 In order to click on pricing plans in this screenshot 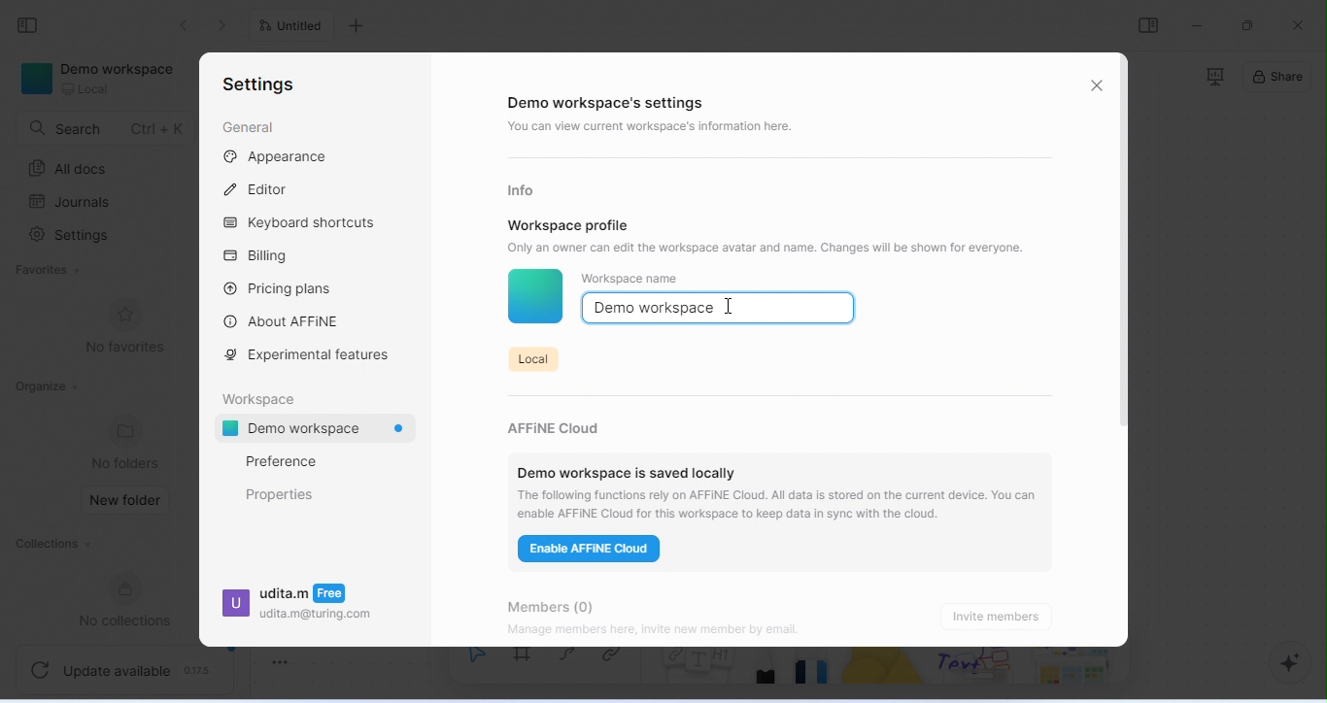, I will do `click(279, 287)`.